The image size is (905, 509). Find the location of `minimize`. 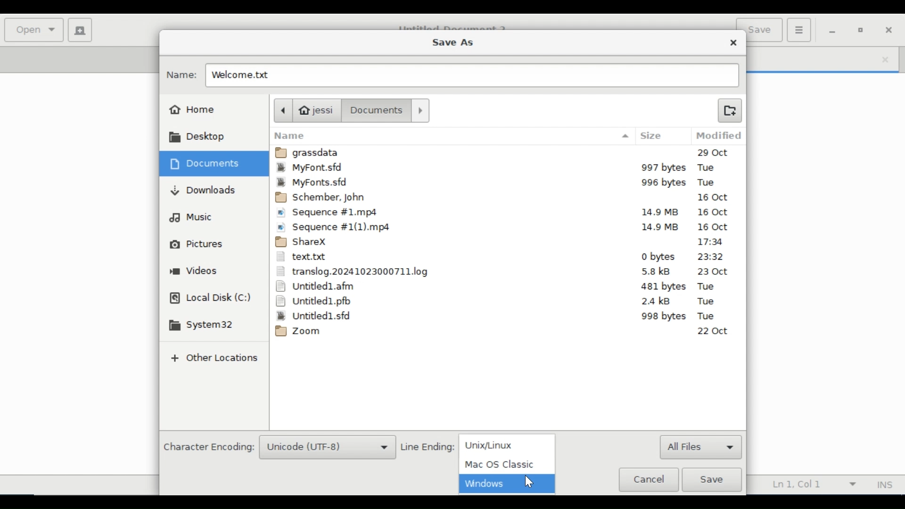

minimize is located at coordinates (832, 31).